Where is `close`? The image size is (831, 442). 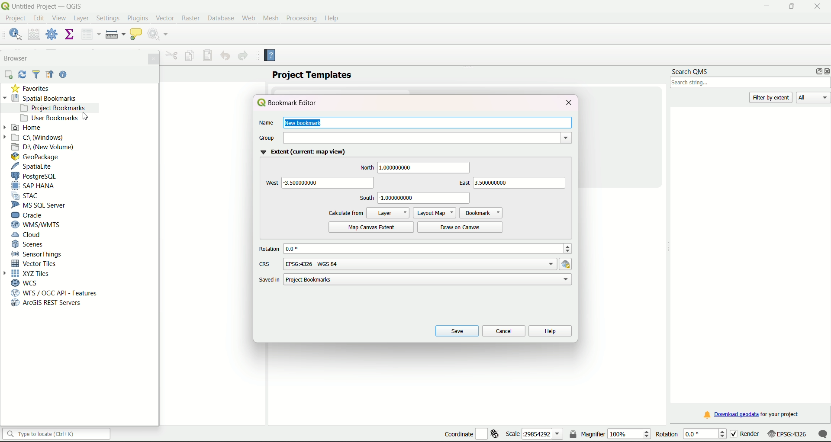 close is located at coordinates (826, 72).